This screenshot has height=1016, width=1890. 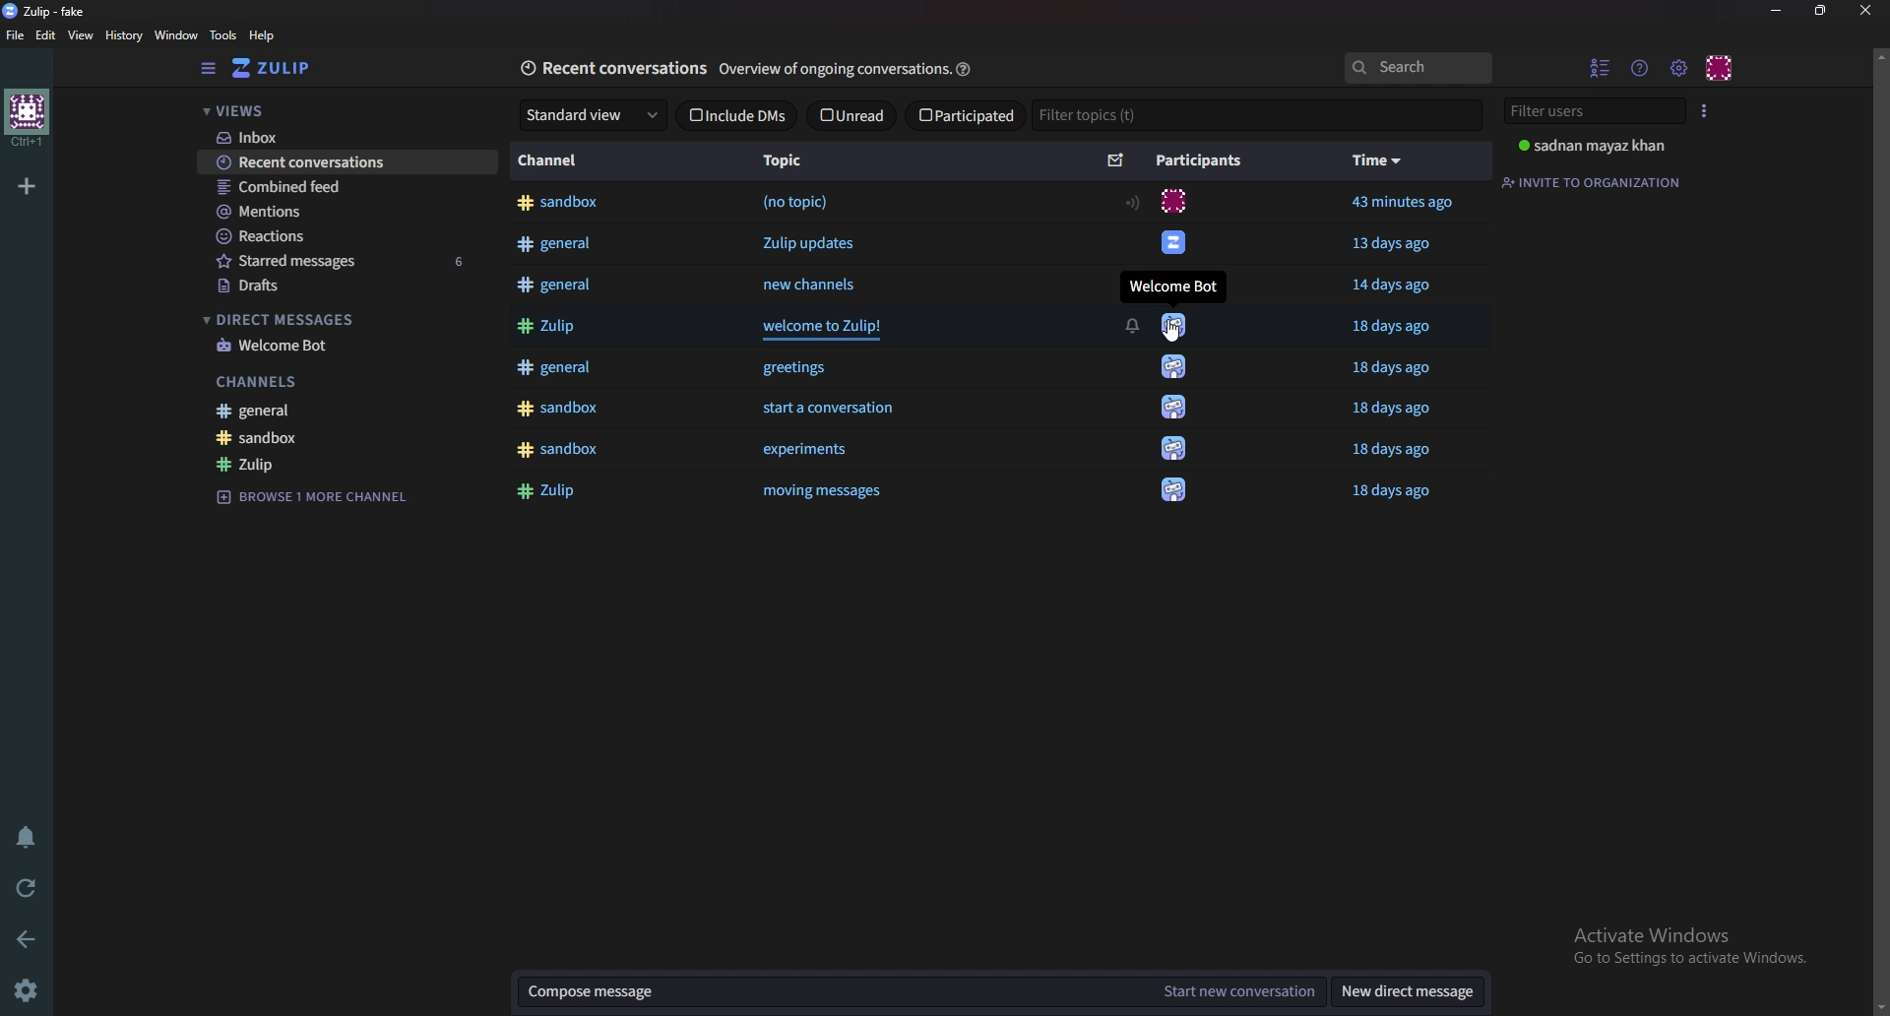 I want to click on Compose message, so click(x=842, y=990).